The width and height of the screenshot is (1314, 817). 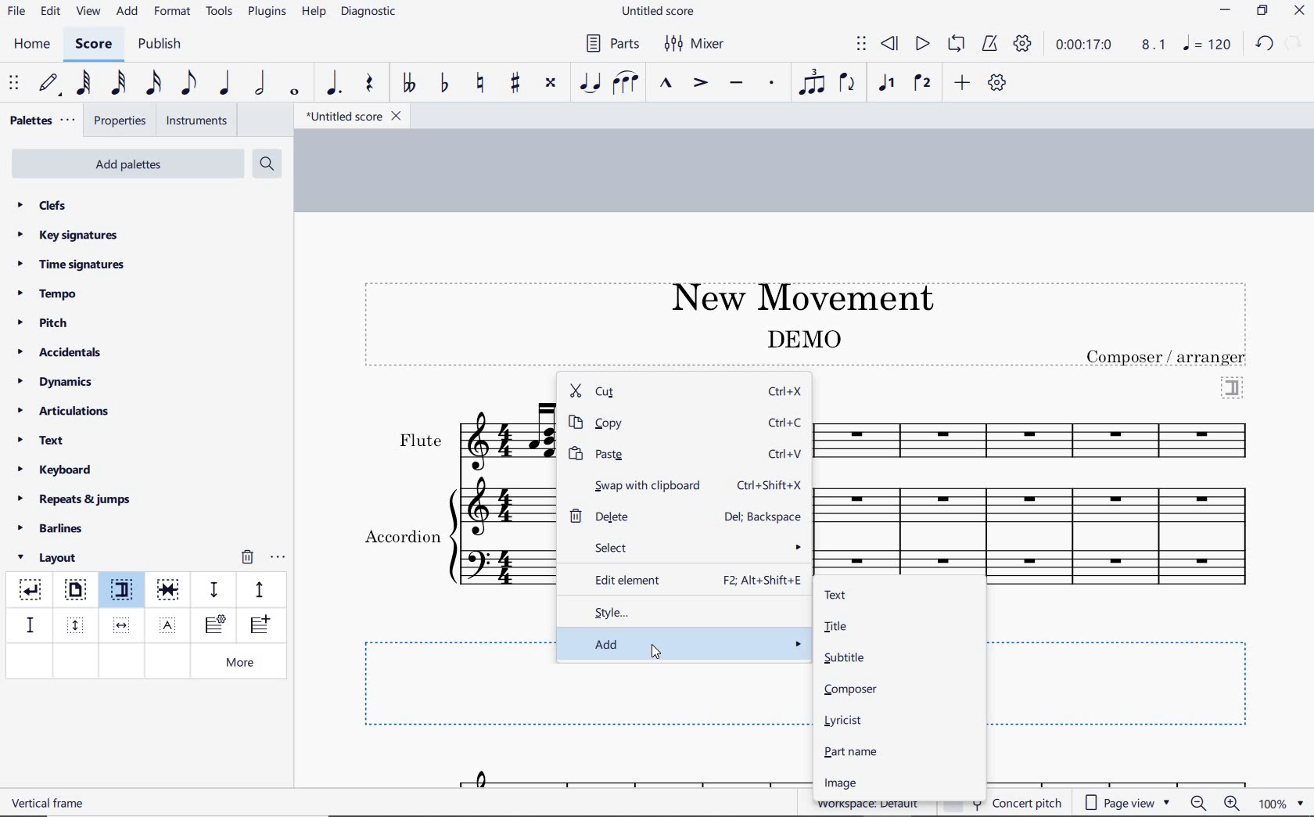 I want to click on keep measure on the same system, so click(x=170, y=590).